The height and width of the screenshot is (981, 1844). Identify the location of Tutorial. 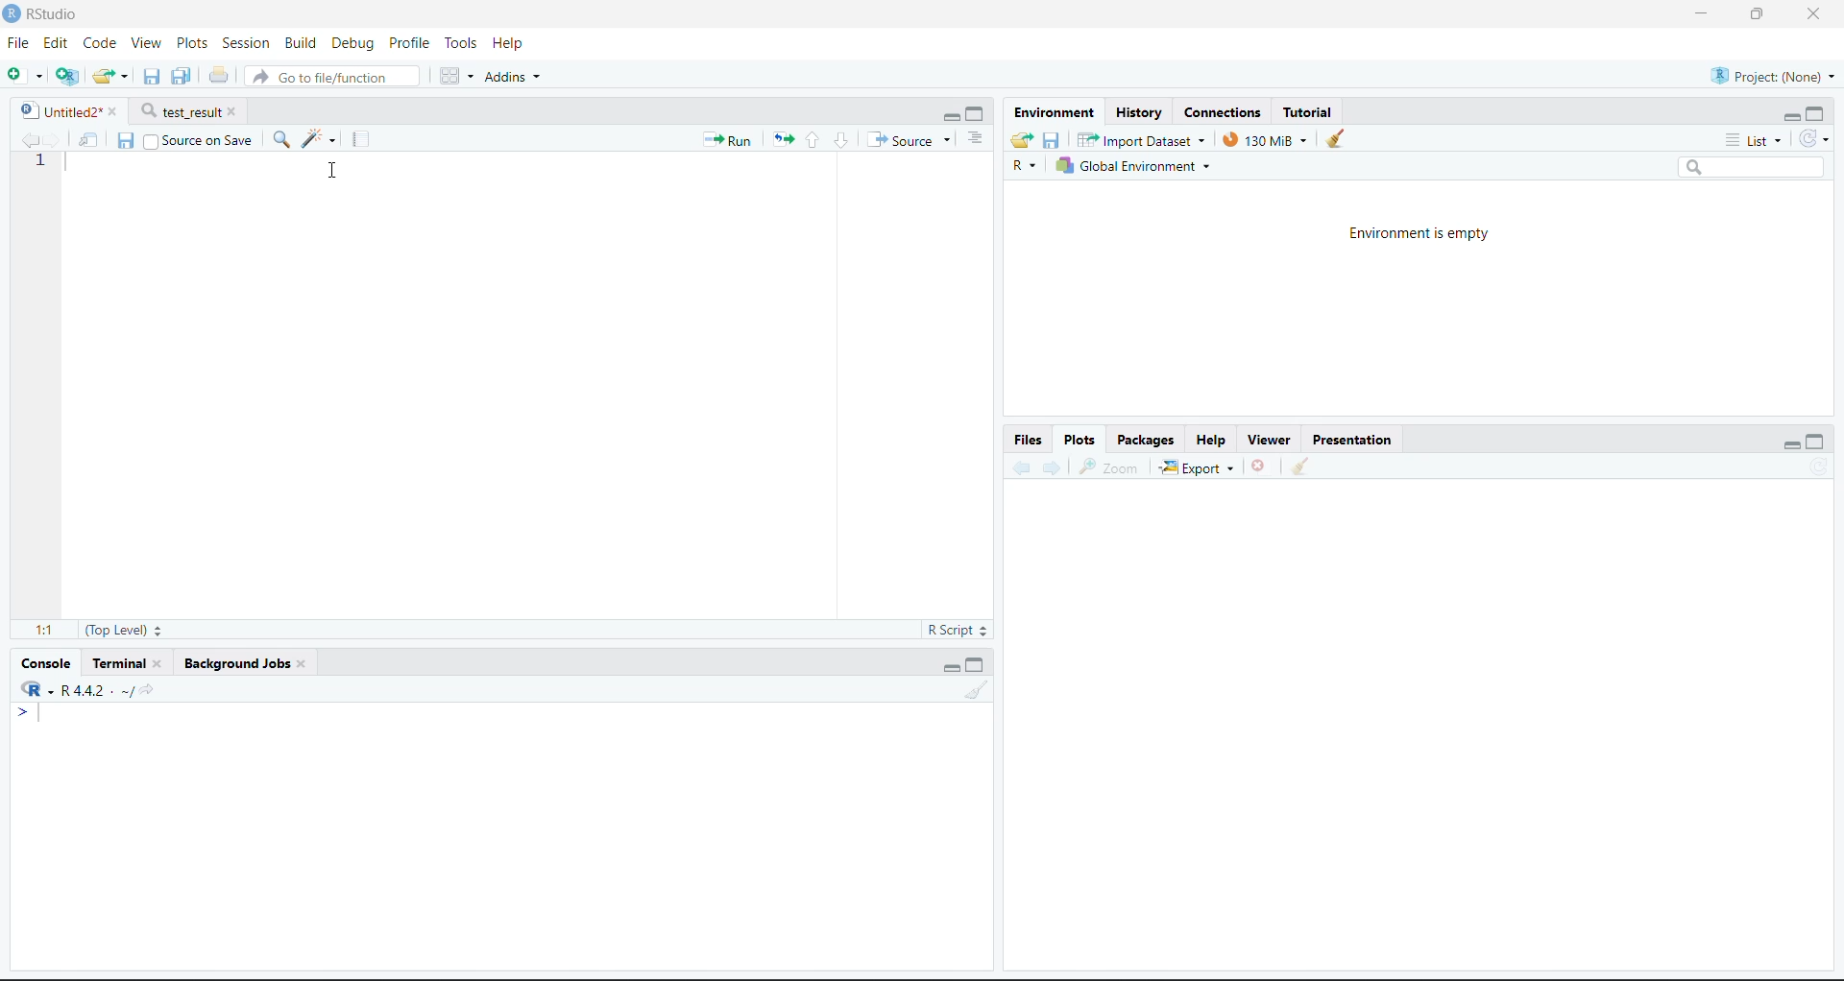
(1314, 109).